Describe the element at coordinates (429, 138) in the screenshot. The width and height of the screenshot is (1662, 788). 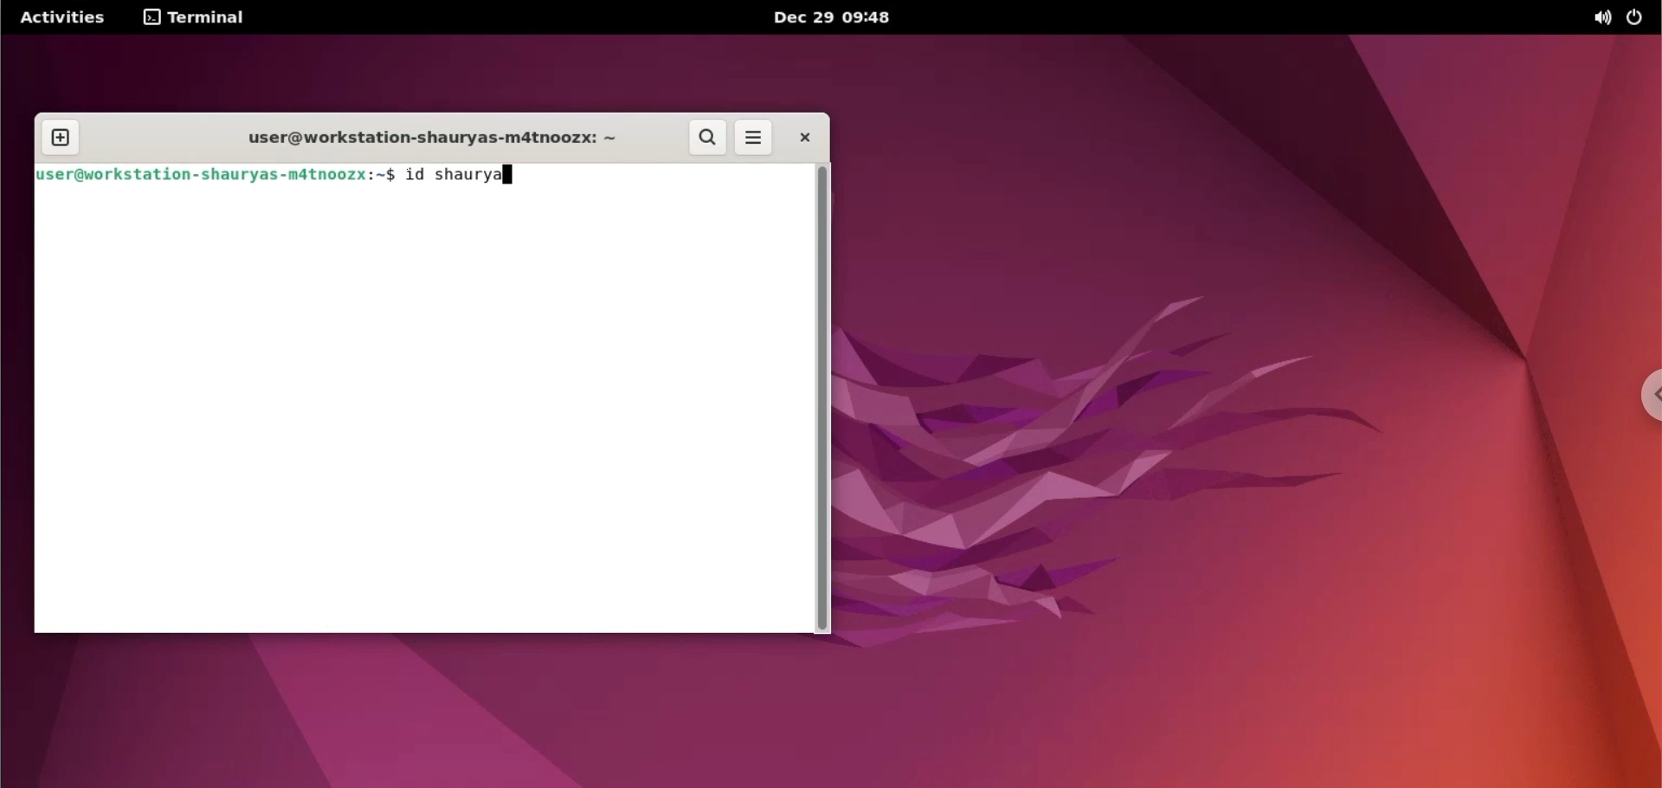
I see `workstation name` at that location.